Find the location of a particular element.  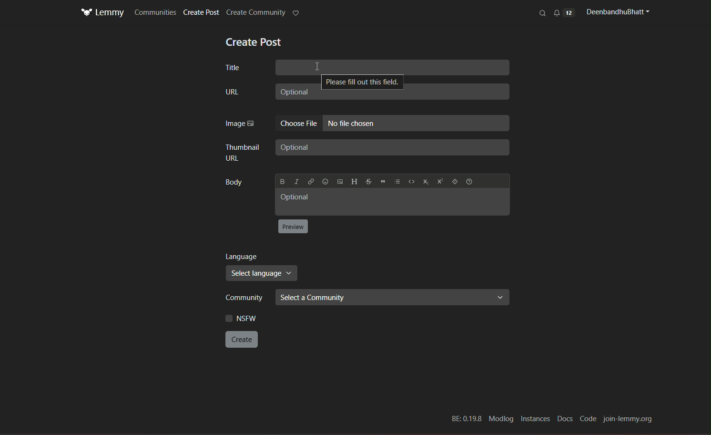

code is located at coordinates (411, 181).